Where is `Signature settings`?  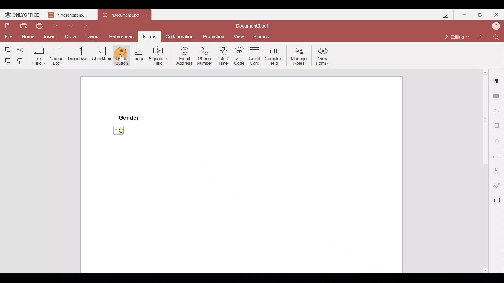 Signature settings is located at coordinates (499, 185).